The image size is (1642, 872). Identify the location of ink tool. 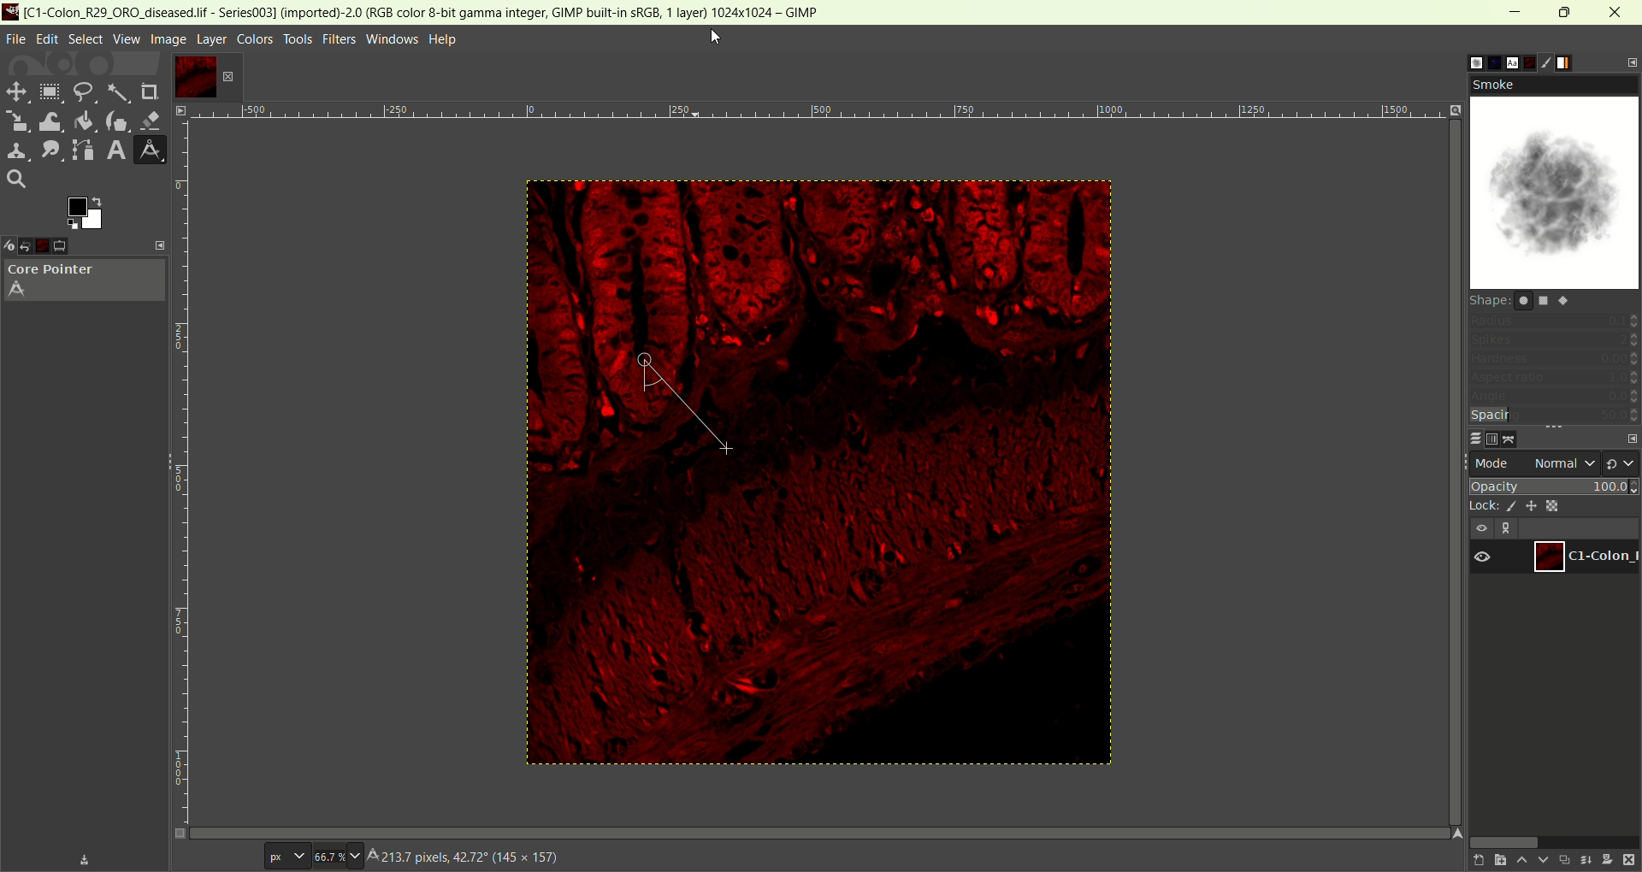
(117, 121).